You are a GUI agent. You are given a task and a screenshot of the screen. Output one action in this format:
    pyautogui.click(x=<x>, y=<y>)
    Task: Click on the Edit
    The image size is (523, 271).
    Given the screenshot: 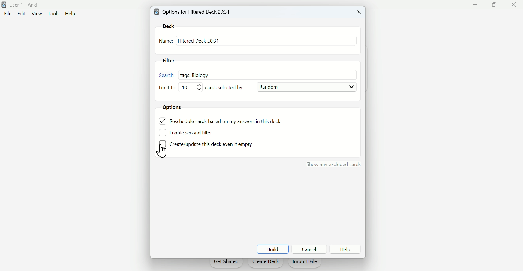 What is the action you would take?
    pyautogui.click(x=21, y=13)
    